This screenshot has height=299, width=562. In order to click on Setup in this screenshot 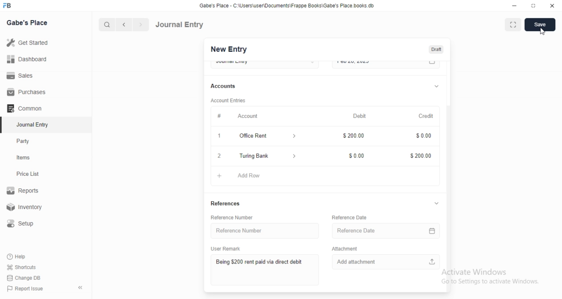, I will do `click(24, 224)`.